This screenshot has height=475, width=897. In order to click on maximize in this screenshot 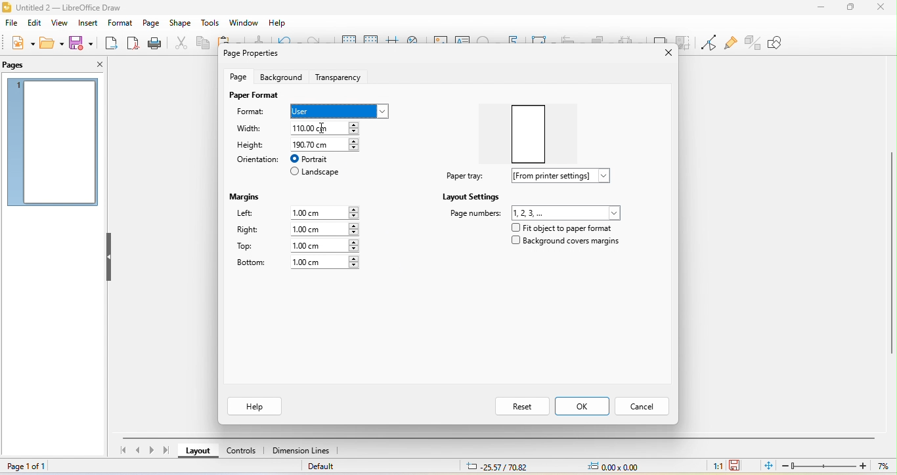, I will do `click(850, 8)`.